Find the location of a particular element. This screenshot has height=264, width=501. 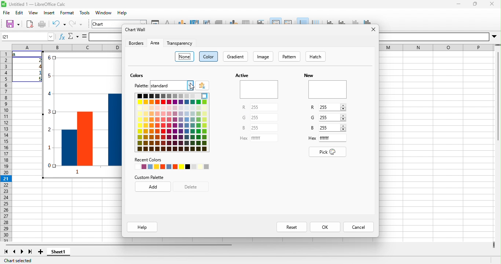

chart selected is located at coordinates (18, 261).